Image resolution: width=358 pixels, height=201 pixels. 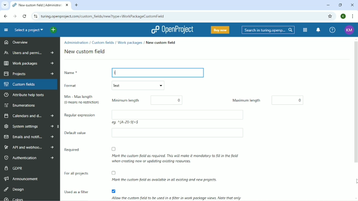 What do you see at coordinates (77, 194) in the screenshot?
I see `Used as a filter` at bounding box center [77, 194].